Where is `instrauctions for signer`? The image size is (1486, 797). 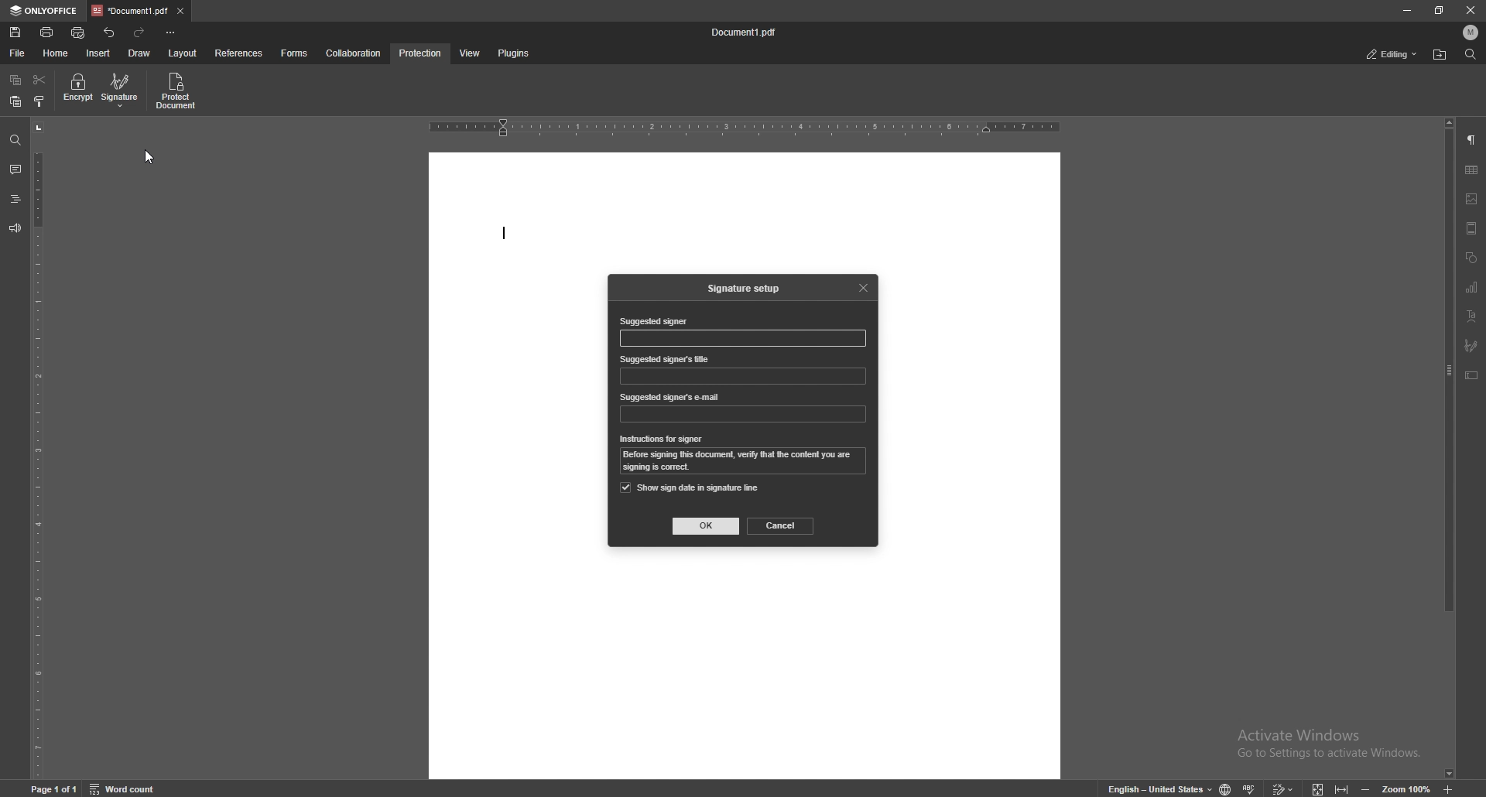
instrauctions for signer is located at coordinates (662, 440).